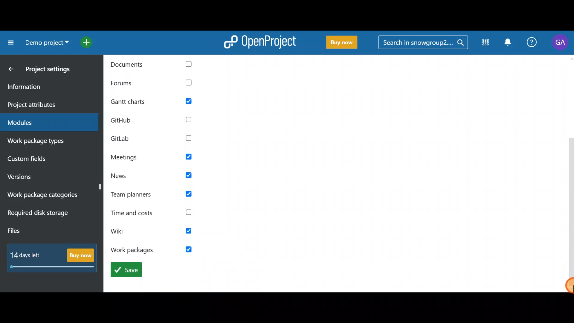  I want to click on Required disk storage, so click(44, 216).